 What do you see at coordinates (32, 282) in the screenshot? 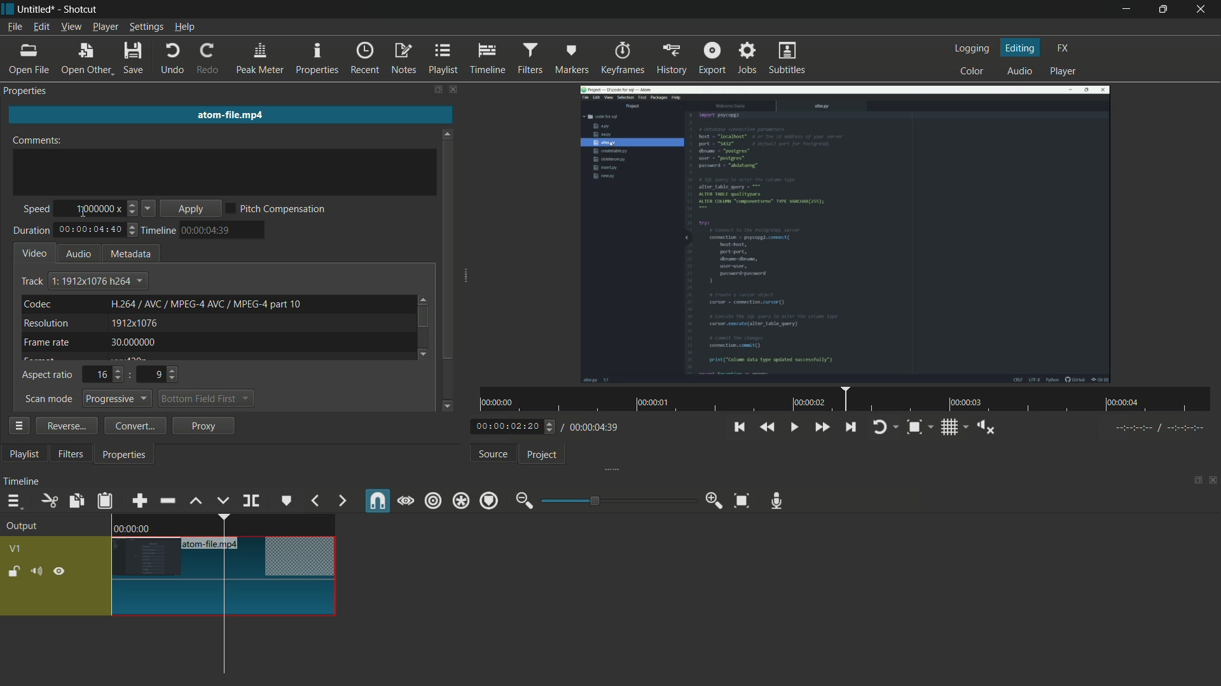
I see `track` at bounding box center [32, 282].